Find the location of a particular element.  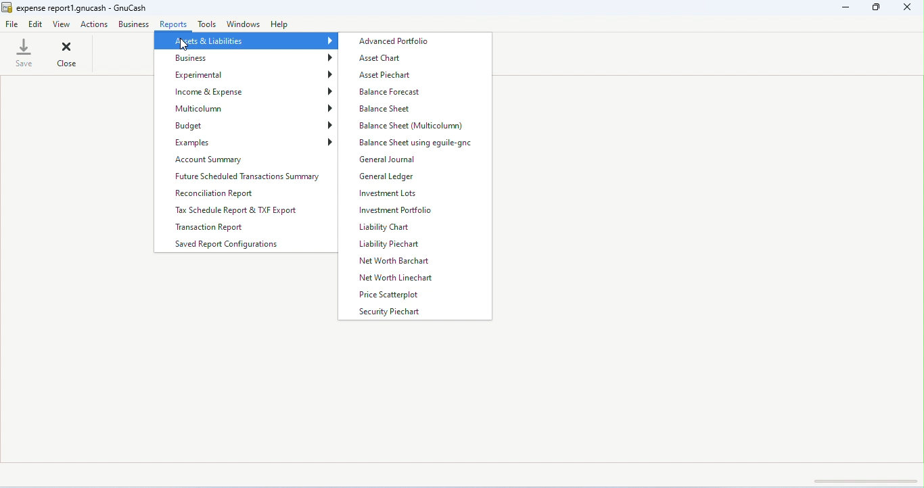

close is located at coordinates (67, 53).